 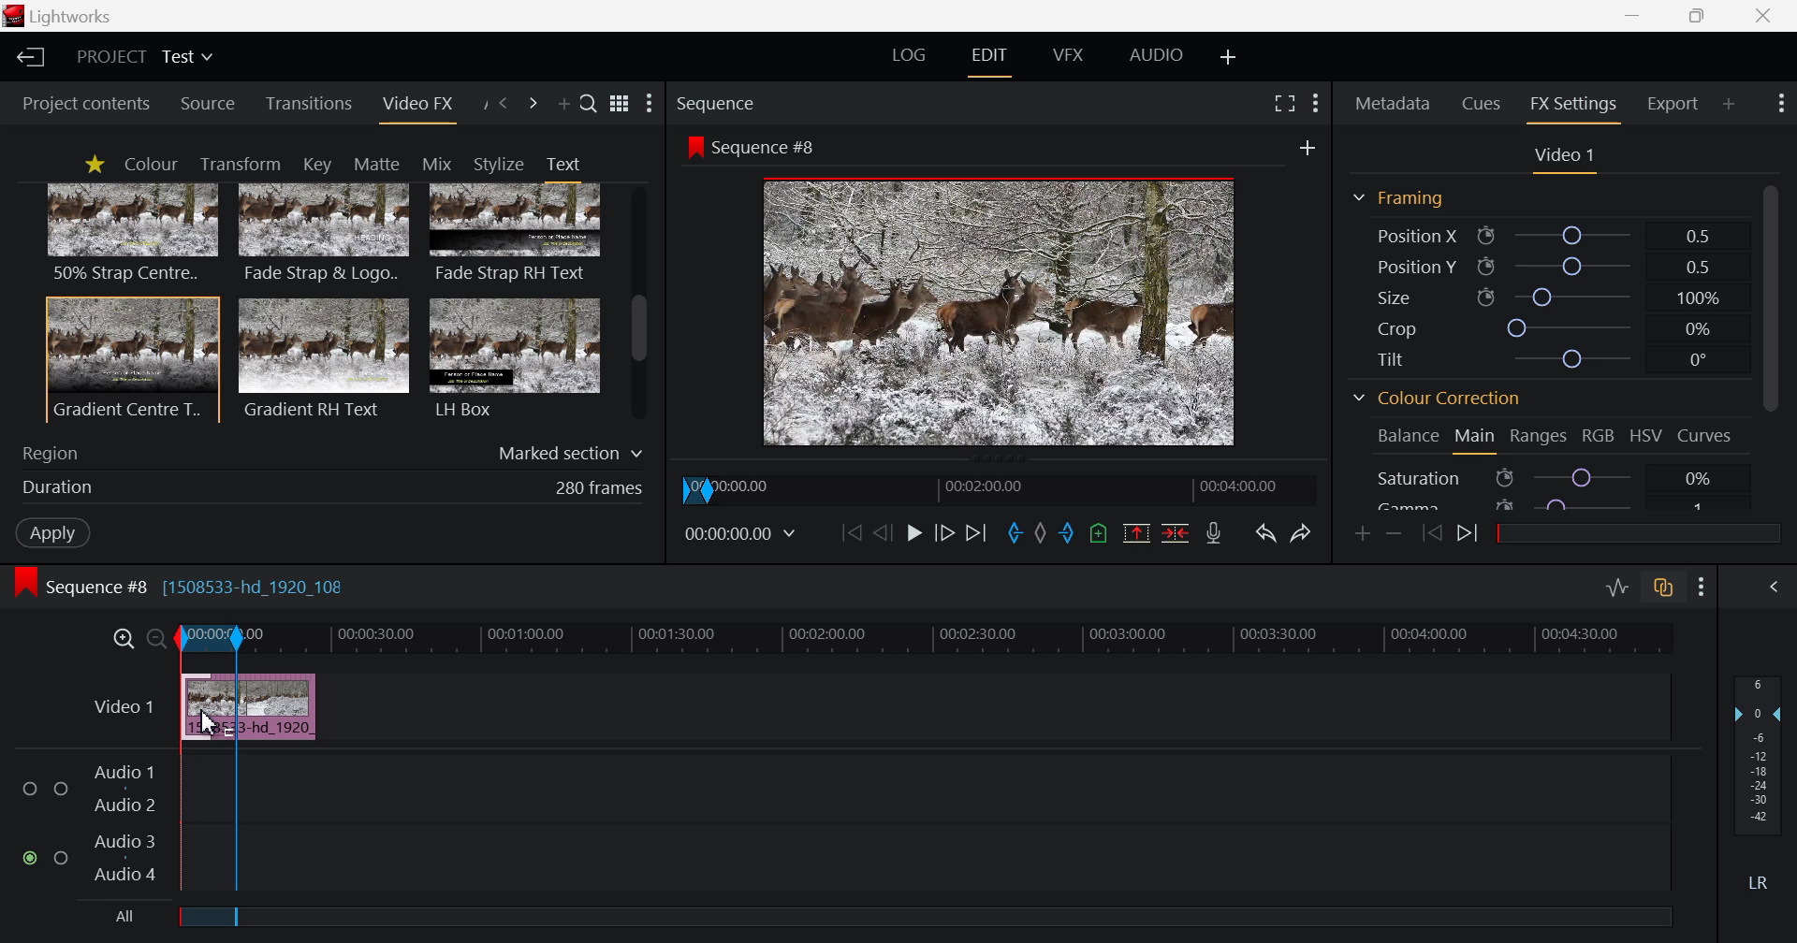 I want to click on Sequence Section Heading , so click(x=794, y=102).